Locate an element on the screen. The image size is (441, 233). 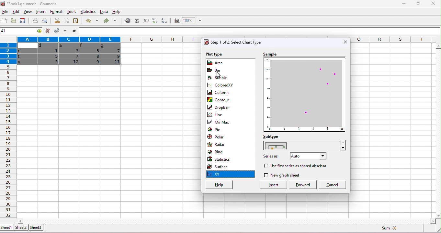
data is located at coordinates (104, 12).